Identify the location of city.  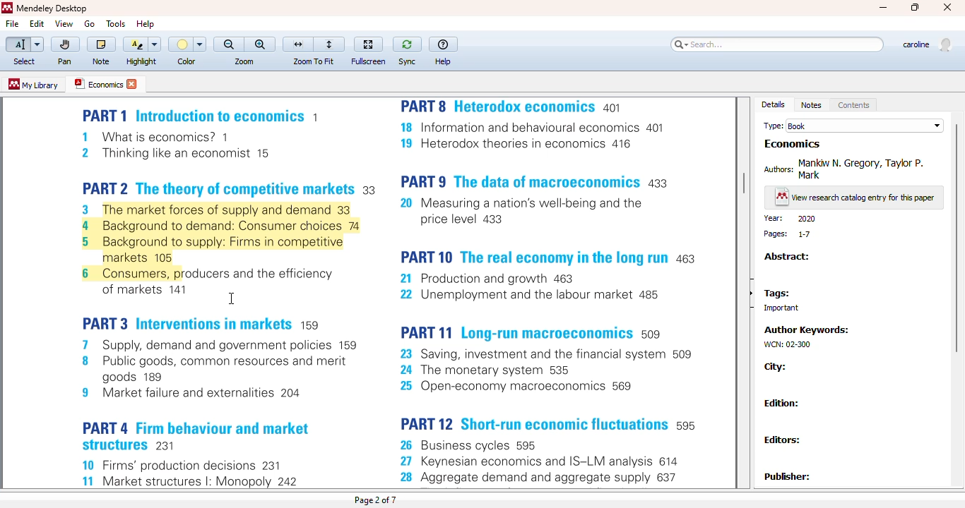
(776, 367).